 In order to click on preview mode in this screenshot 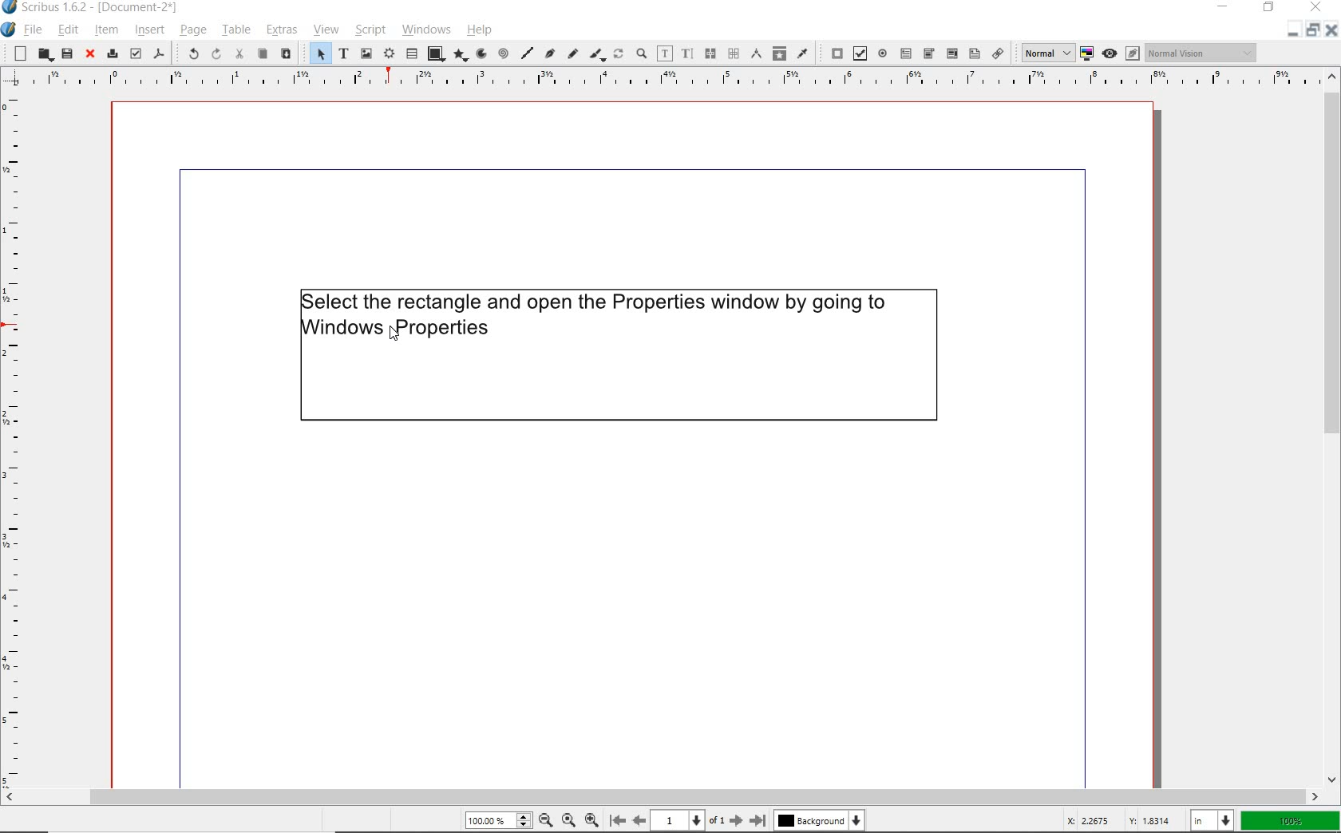, I will do `click(1121, 53)`.